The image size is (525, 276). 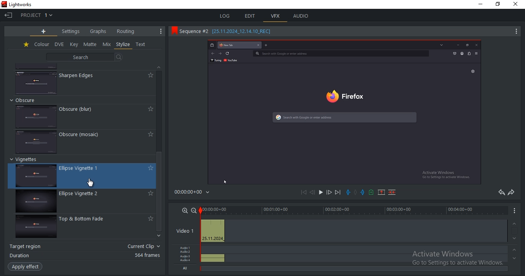 What do you see at coordinates (515, 213) in the screenshot?
I see `Show settings menu` at bounding box center [515, 213].